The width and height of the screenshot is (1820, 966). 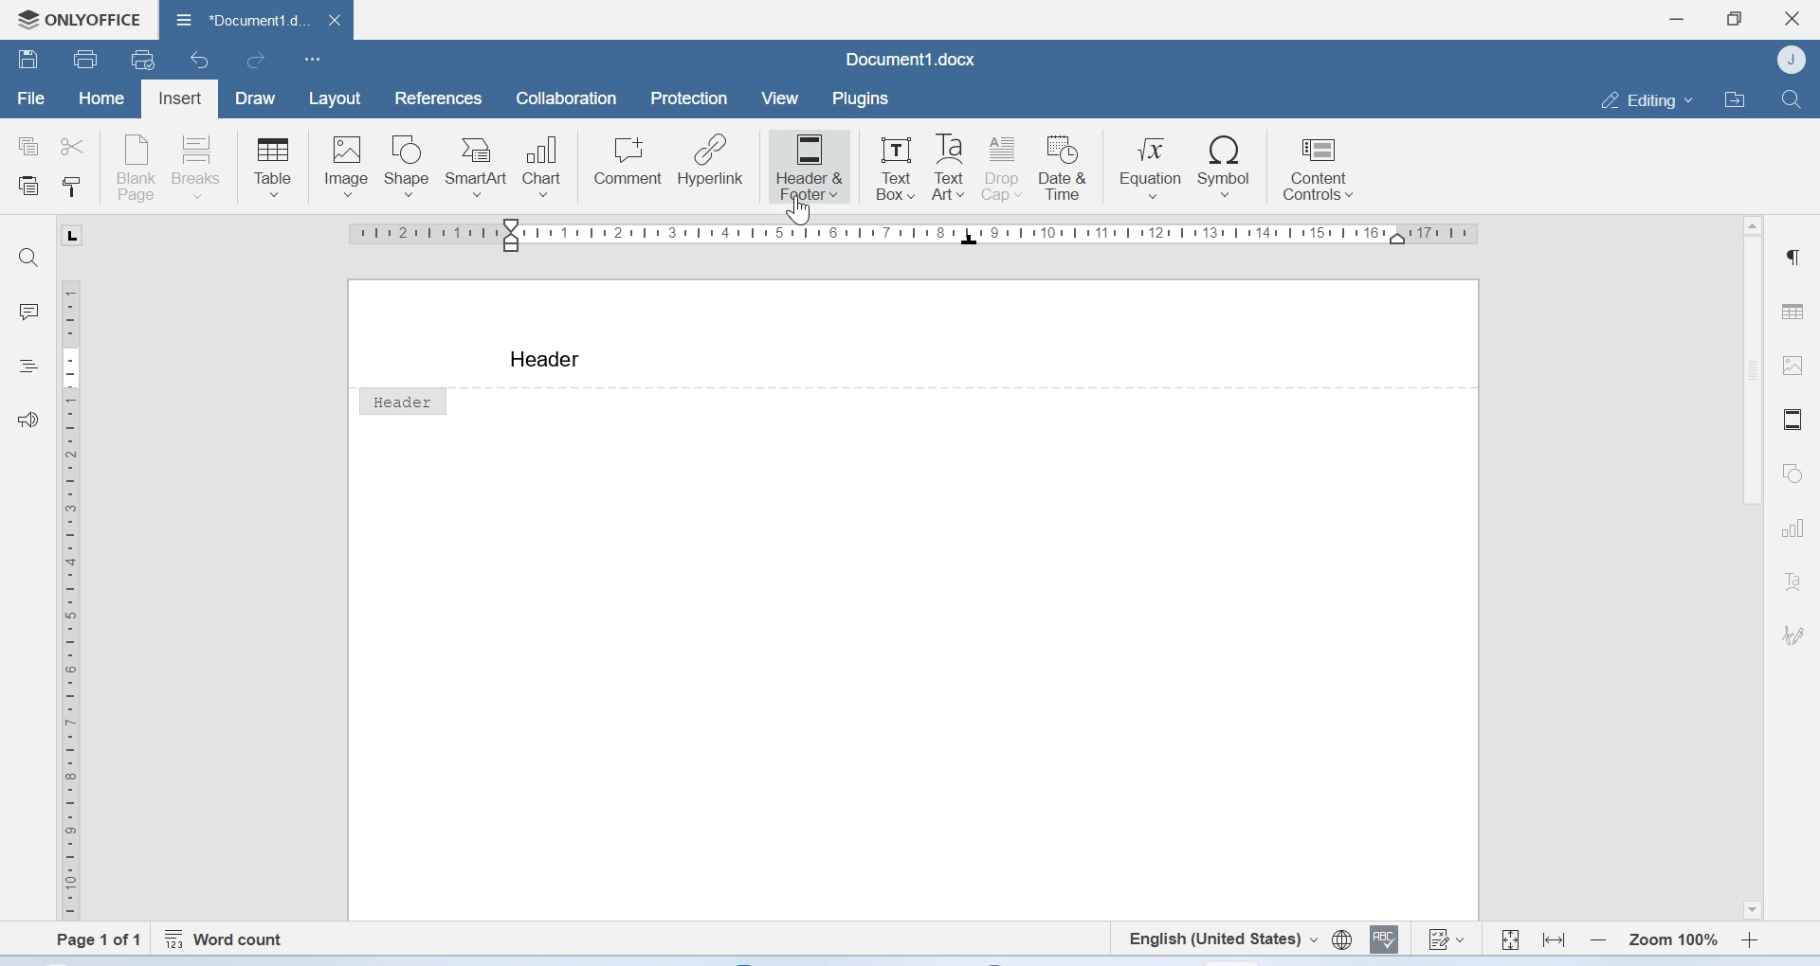 What do you see at coordinates (70, 235) in the screenshot?
I see `L` at bounding box center [70, 235].